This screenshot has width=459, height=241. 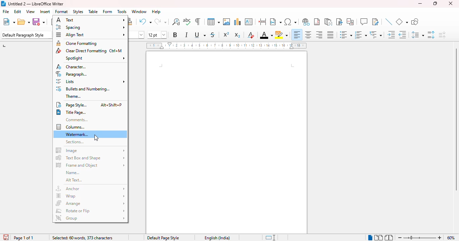 What do you see at coordinates (389, 21) in the screenshot?
I see `insert line` at bounding box center [389, 21].